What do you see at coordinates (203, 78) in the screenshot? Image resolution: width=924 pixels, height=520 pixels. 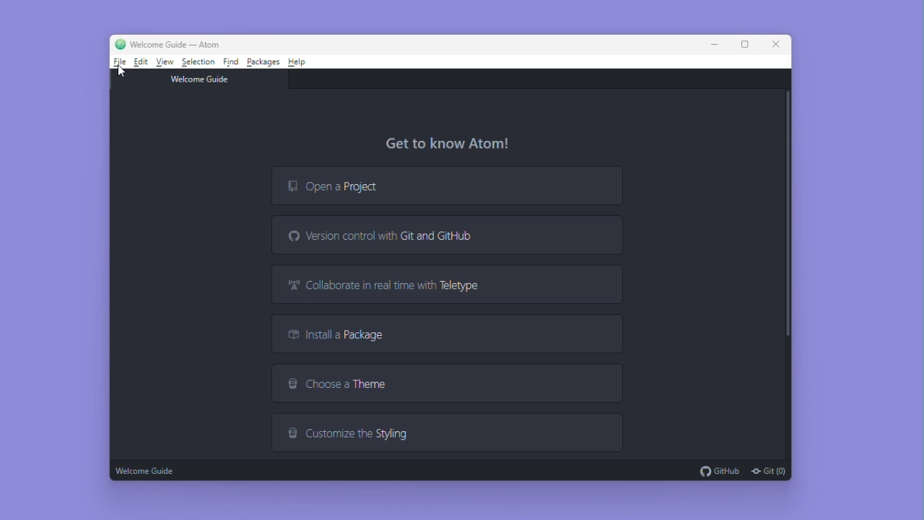 I see `welcome guide` at bounding box center [203, 78].